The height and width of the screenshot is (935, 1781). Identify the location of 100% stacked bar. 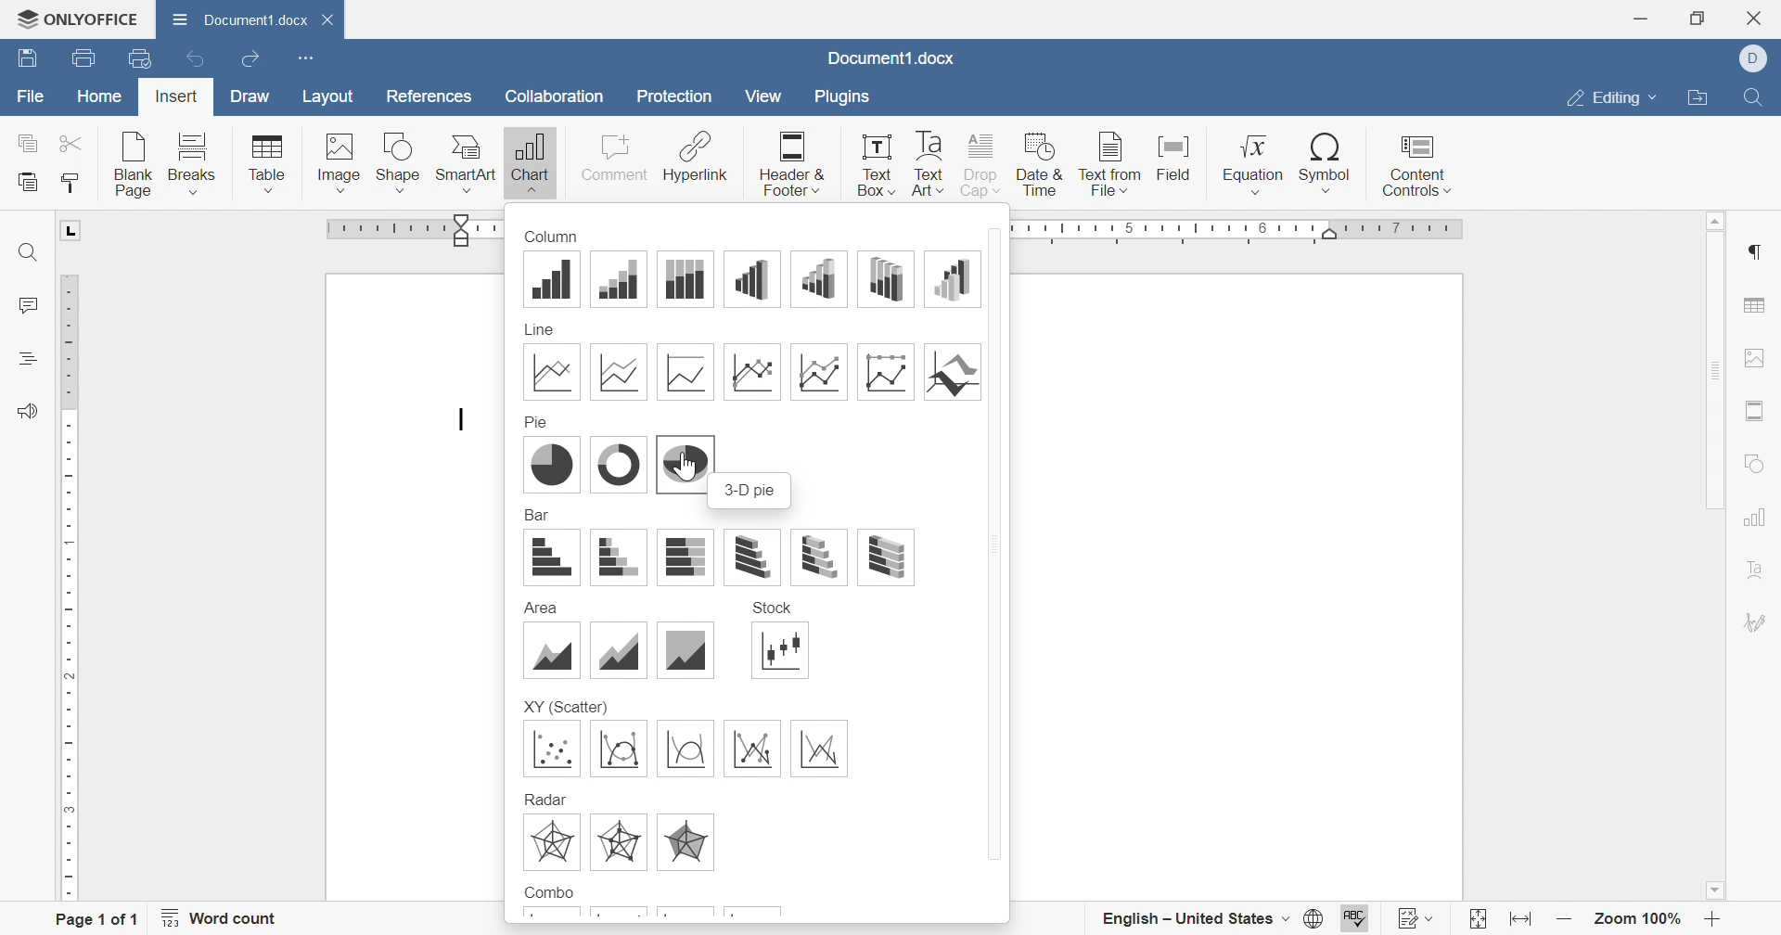
(685, 557).